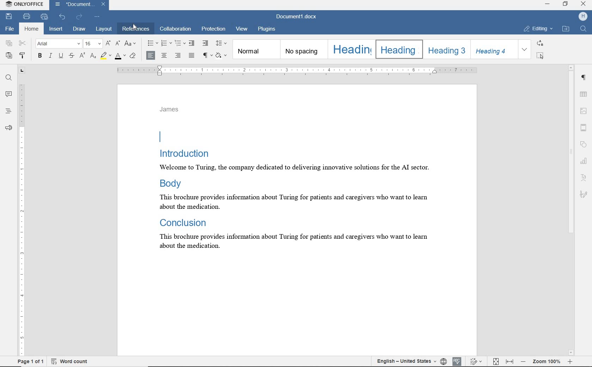 The image size is (592, 367). What do you see at coordinates (207, 56) in the screenshot?
I see `nonprinting characters` at bounding box center [207, 56].